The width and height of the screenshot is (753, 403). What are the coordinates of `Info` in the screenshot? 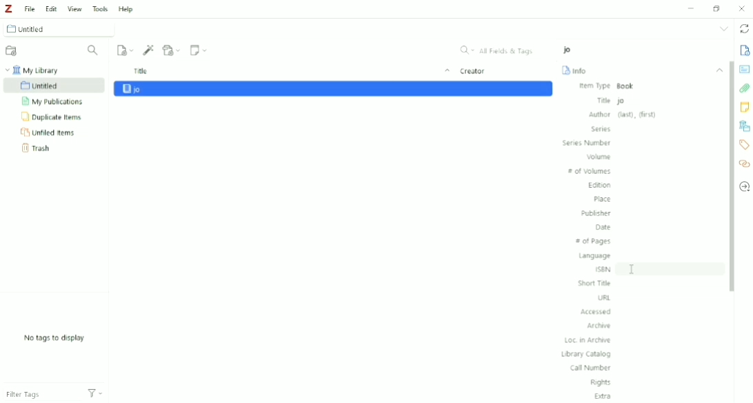 It's located at (743, 51).